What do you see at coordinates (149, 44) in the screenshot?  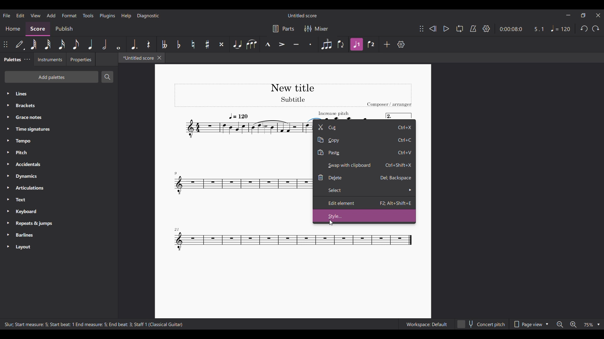 I see `Rest` at bounding box center [149, 44].